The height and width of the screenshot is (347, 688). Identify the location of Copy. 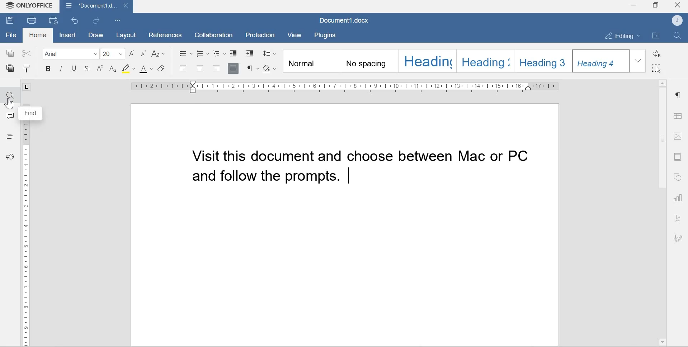
(10, 53).